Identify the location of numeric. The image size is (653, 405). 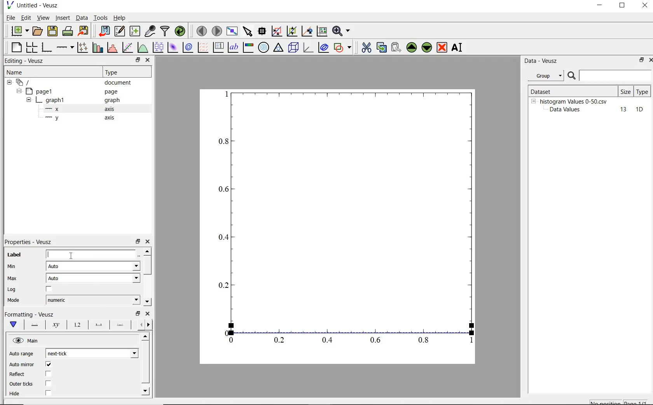
(92, 300).